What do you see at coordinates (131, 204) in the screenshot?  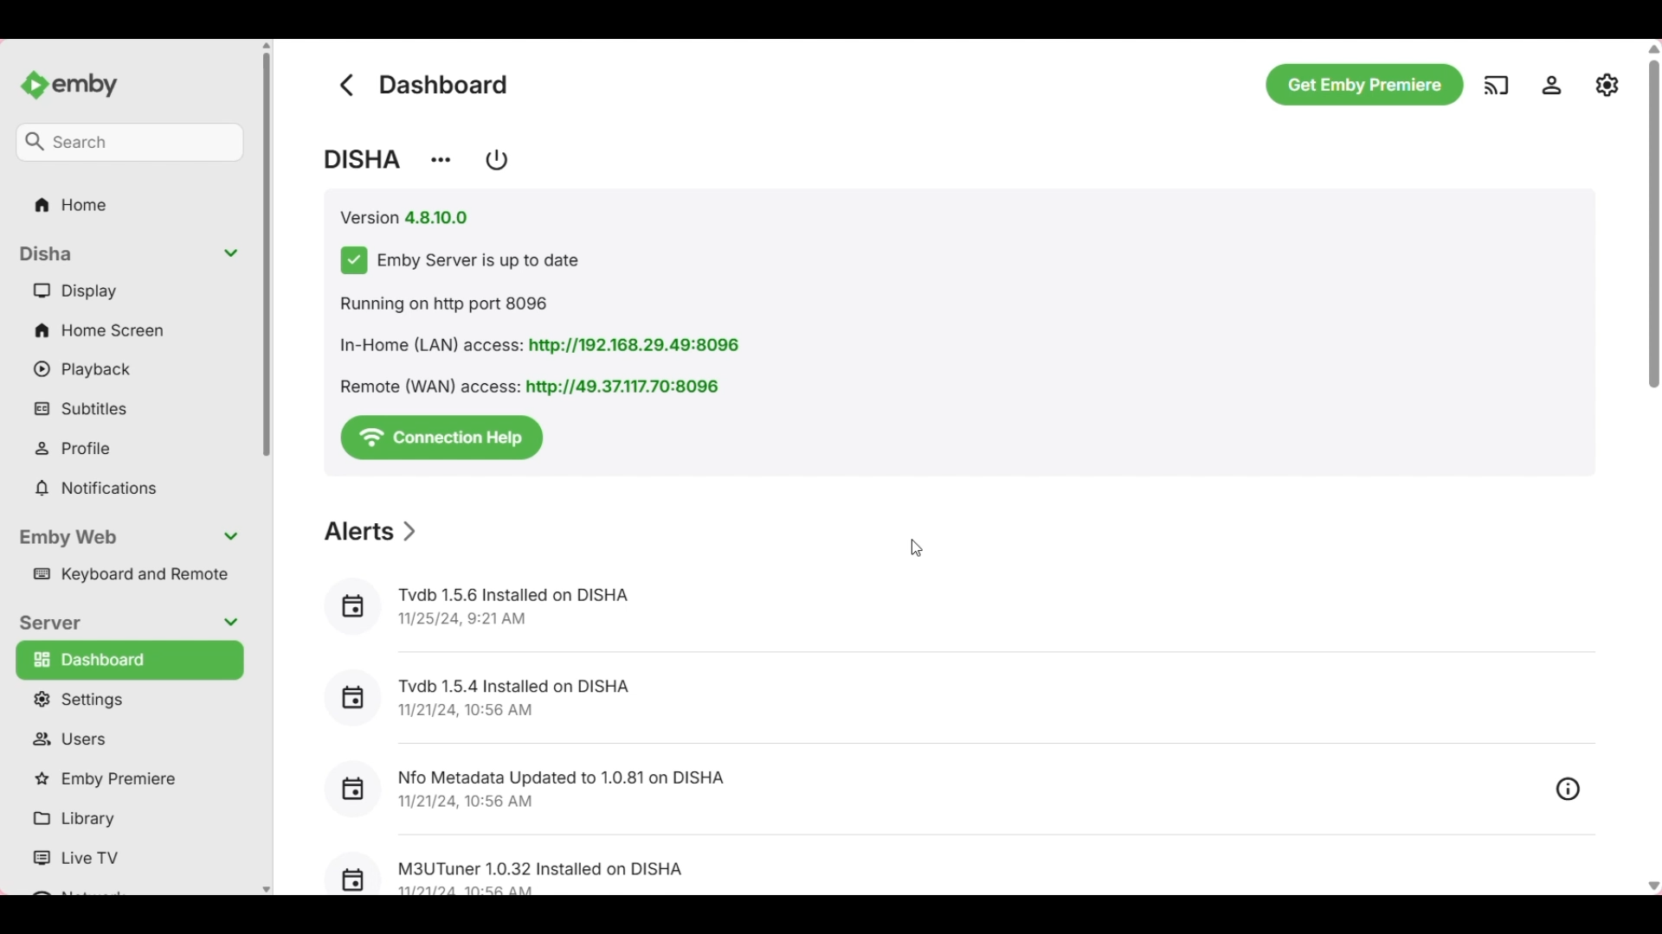 I see `Home folder` at bounding box center [131, 204].